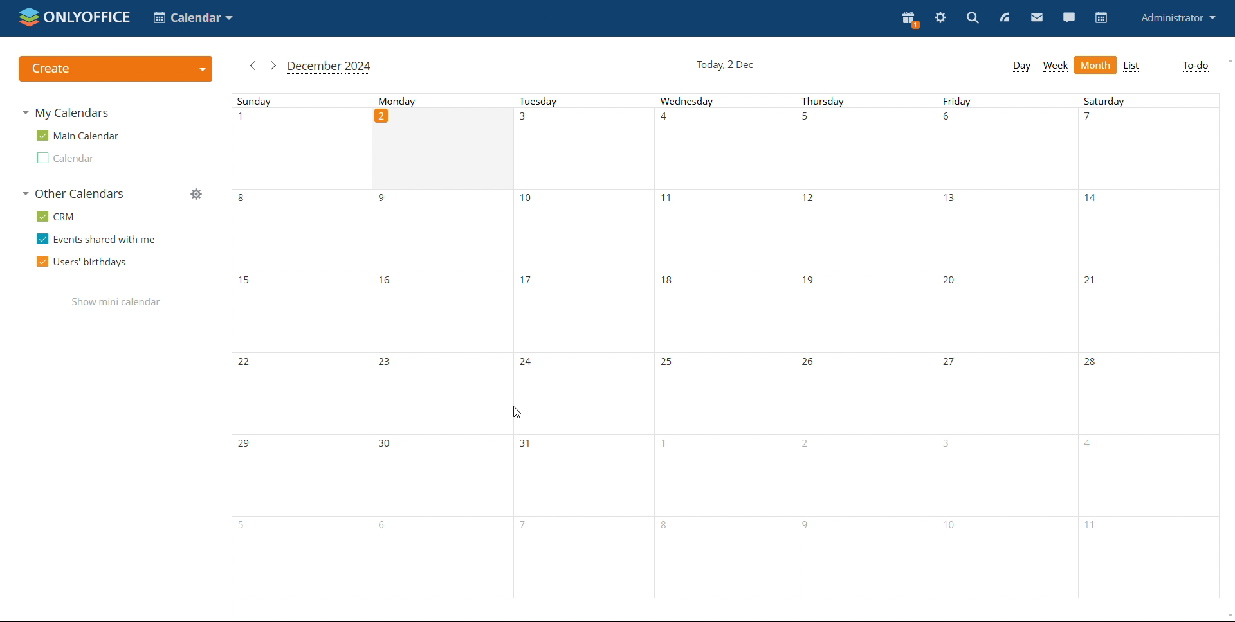  I want to click on sunday, so click(300, 346).